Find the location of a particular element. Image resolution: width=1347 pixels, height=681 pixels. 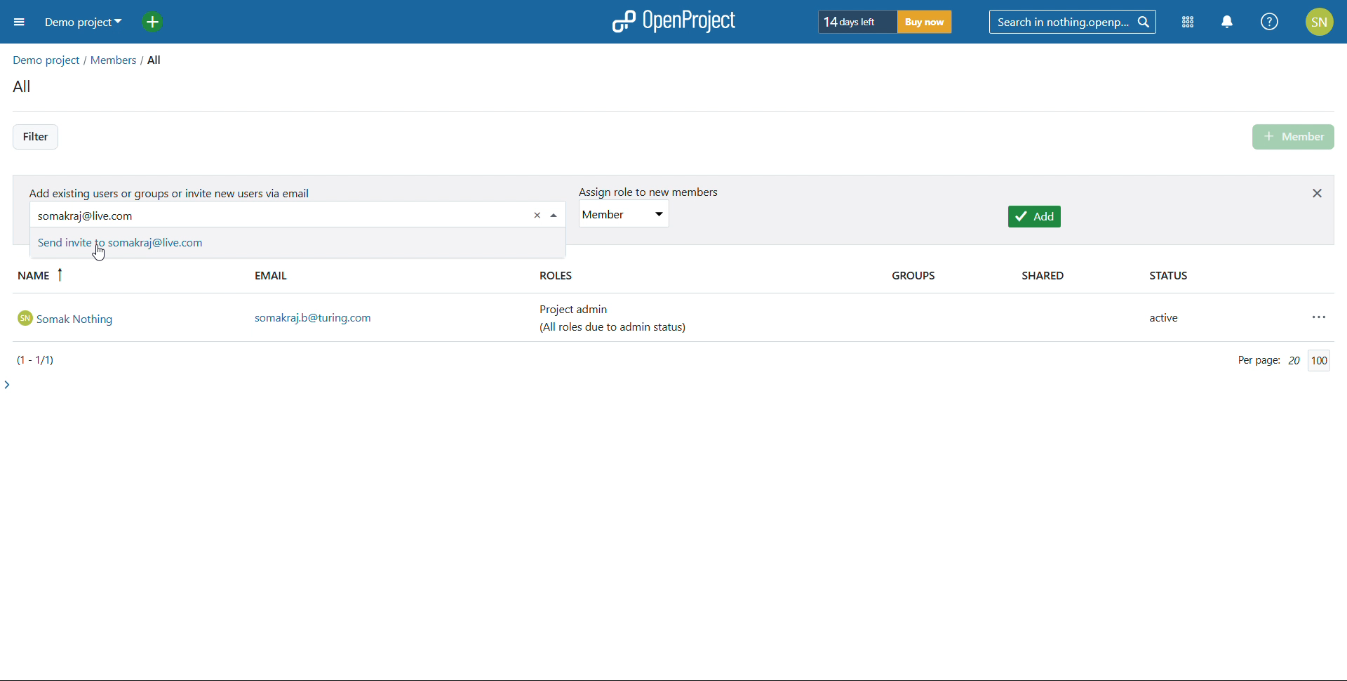

somak Nothing  is located at coordinates (126, 317).